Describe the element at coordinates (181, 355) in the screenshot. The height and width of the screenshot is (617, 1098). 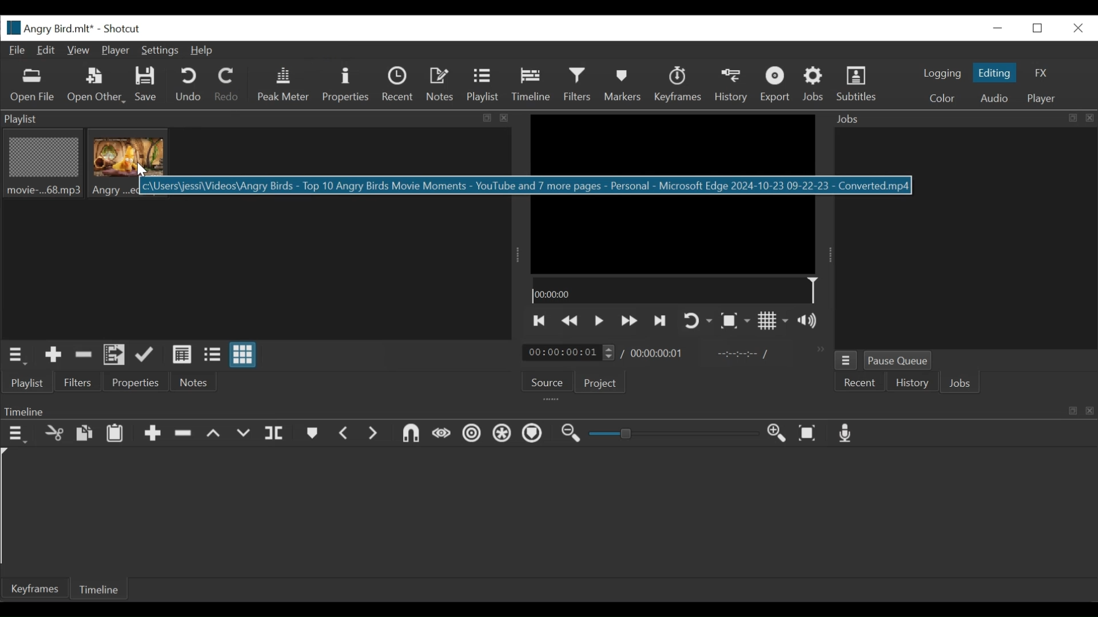
I see `View as detail` at that location.